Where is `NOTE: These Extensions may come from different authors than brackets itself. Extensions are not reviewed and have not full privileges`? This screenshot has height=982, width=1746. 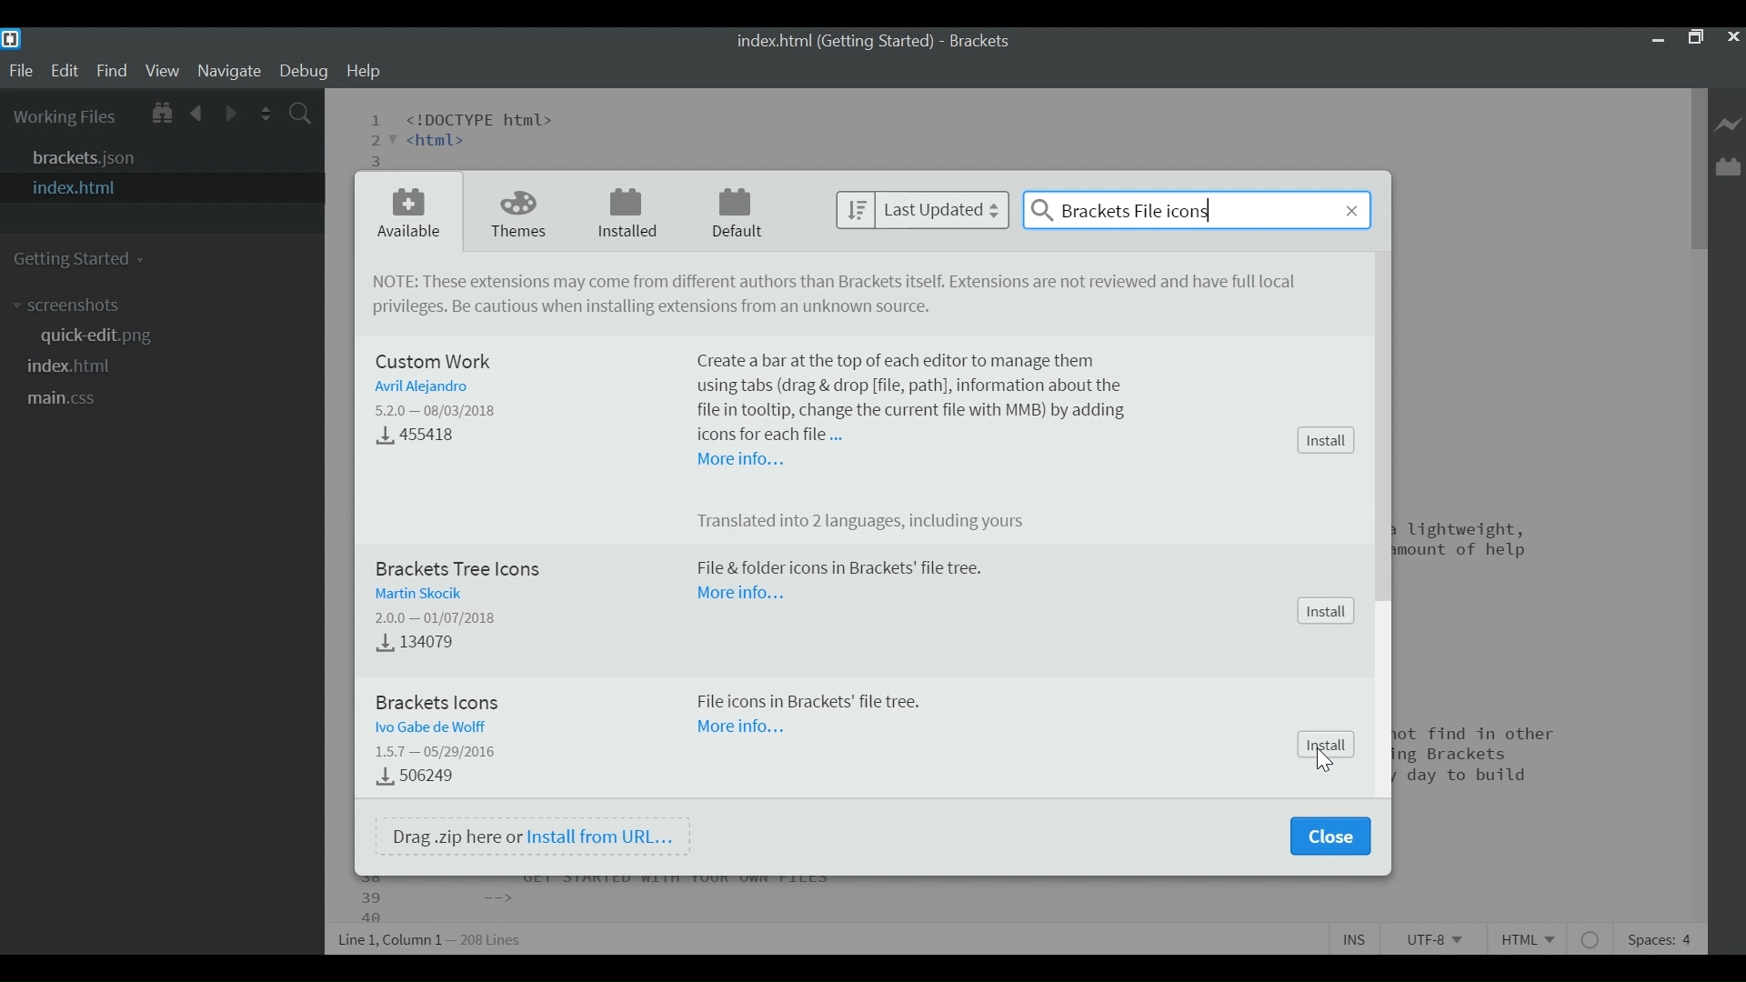
NOTE: These Extensions may come from different authors than brackets itself. Extensions are not reviewed and have not full privileges is located at coordinates (841, 283).